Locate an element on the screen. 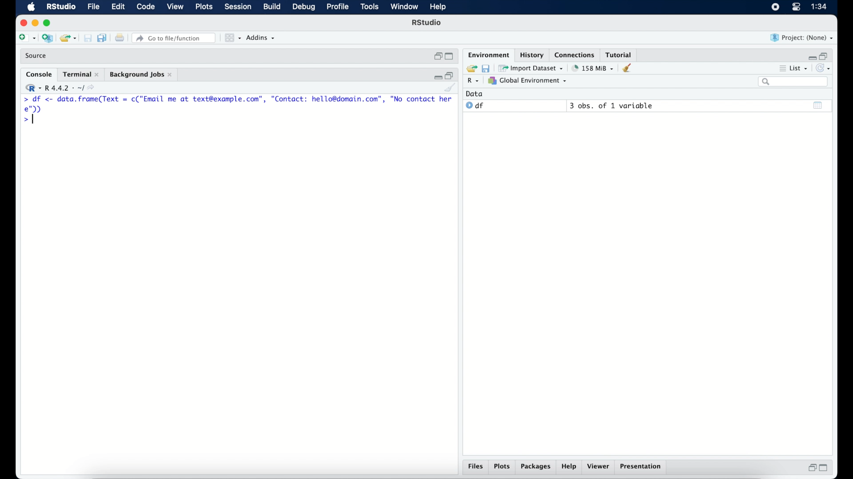 The height and width of the screenshot is (479, 853). create new project is located at coordinates (47, 38).